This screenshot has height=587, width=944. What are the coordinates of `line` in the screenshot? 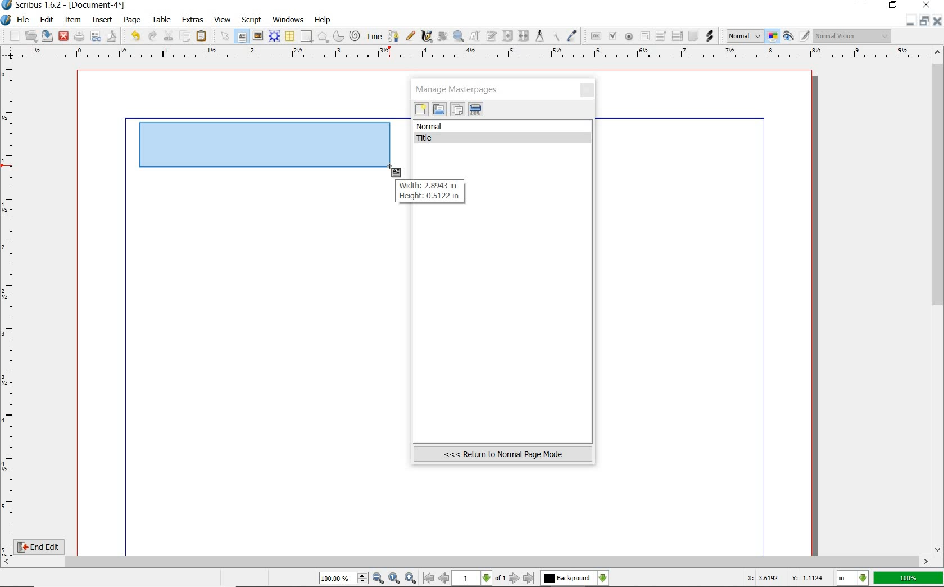 It's located at (374, 36).